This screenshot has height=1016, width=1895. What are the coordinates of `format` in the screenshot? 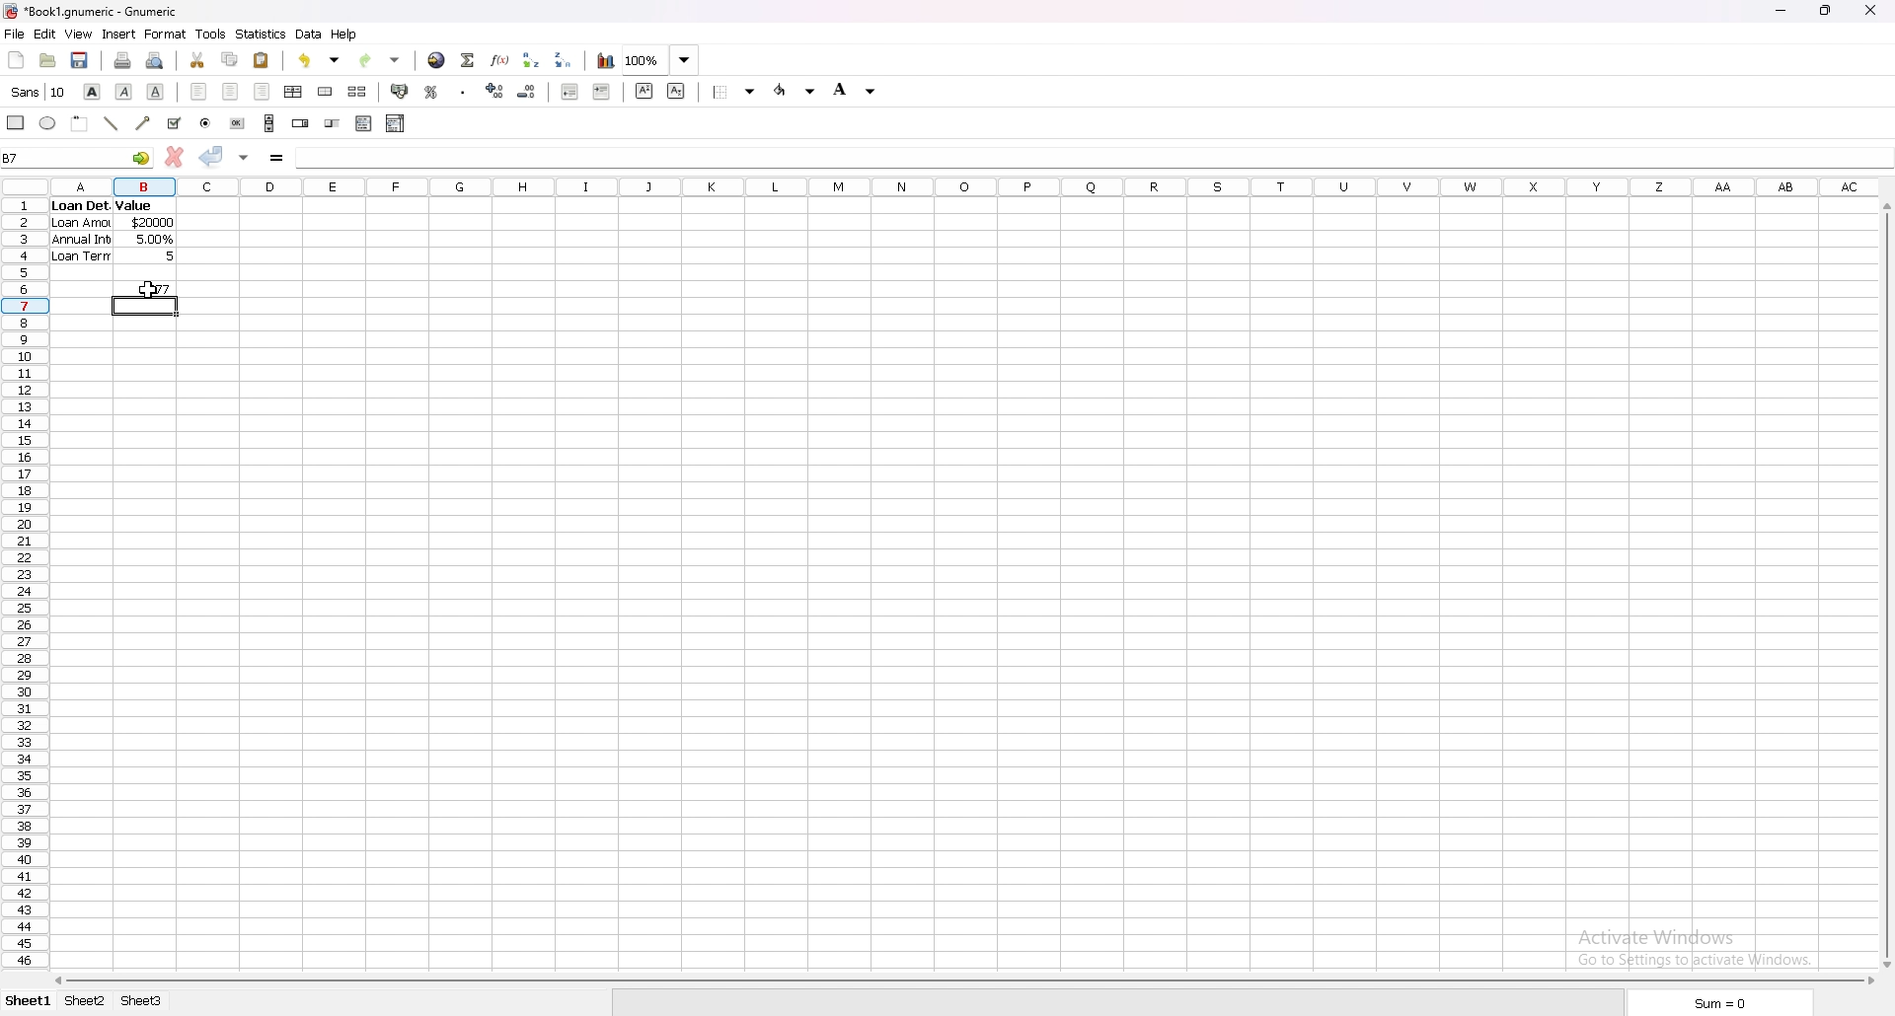 It's located at (167, 34).